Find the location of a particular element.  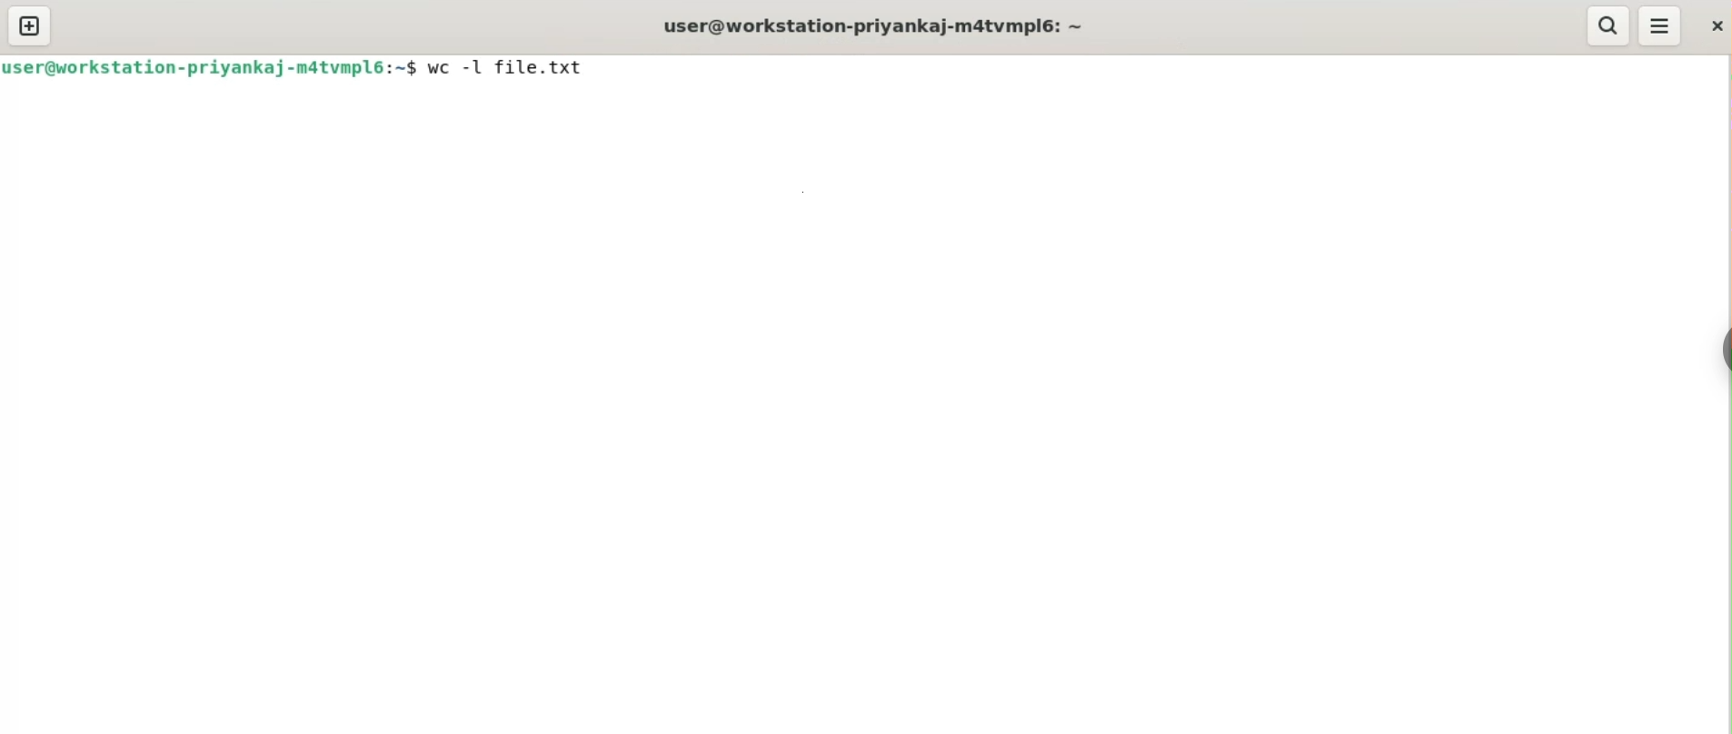

close is located at coordinates (1715, 25).